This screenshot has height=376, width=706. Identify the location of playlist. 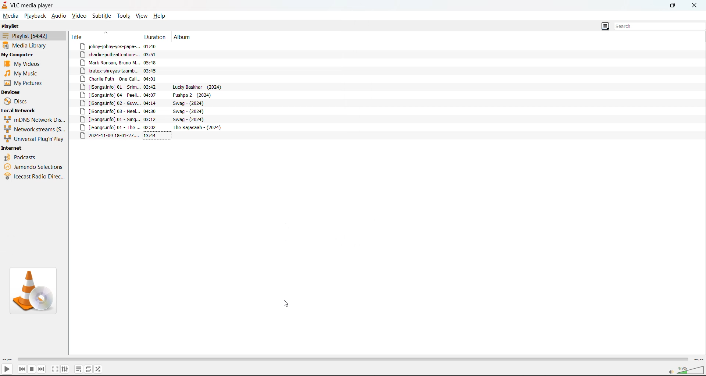
(11, 26).